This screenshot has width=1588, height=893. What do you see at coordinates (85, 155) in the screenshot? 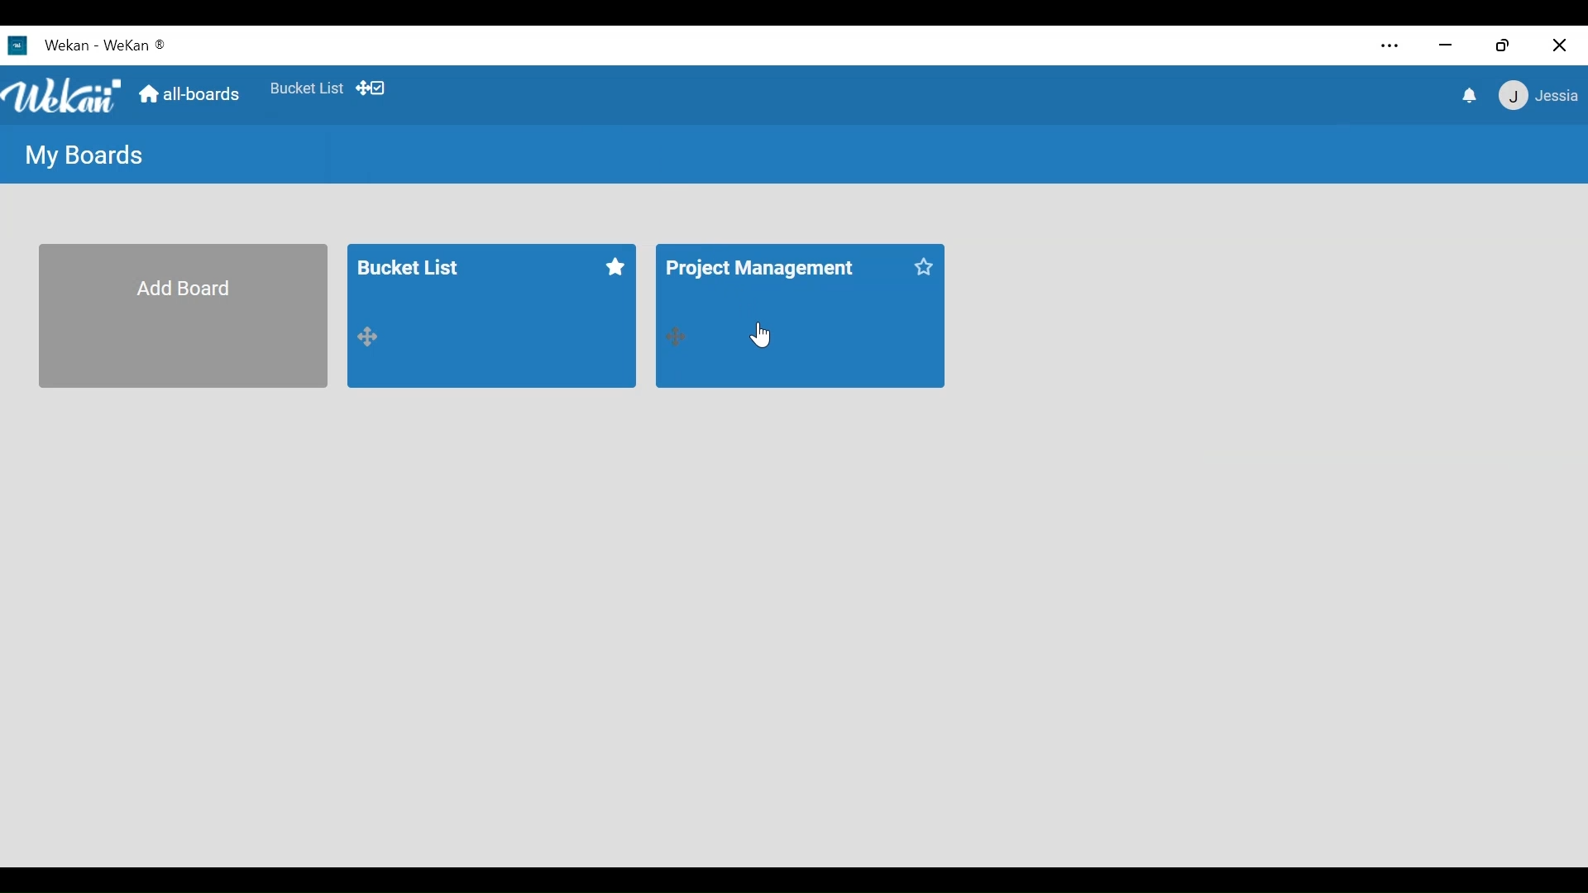
I see `My Boards` at bounding box center [85, 155].